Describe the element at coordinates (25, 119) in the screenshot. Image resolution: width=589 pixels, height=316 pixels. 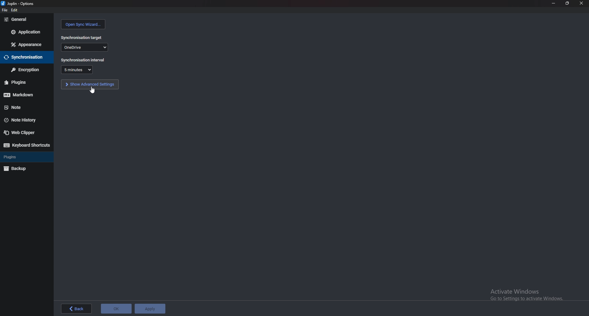
I see `note history` at that location.